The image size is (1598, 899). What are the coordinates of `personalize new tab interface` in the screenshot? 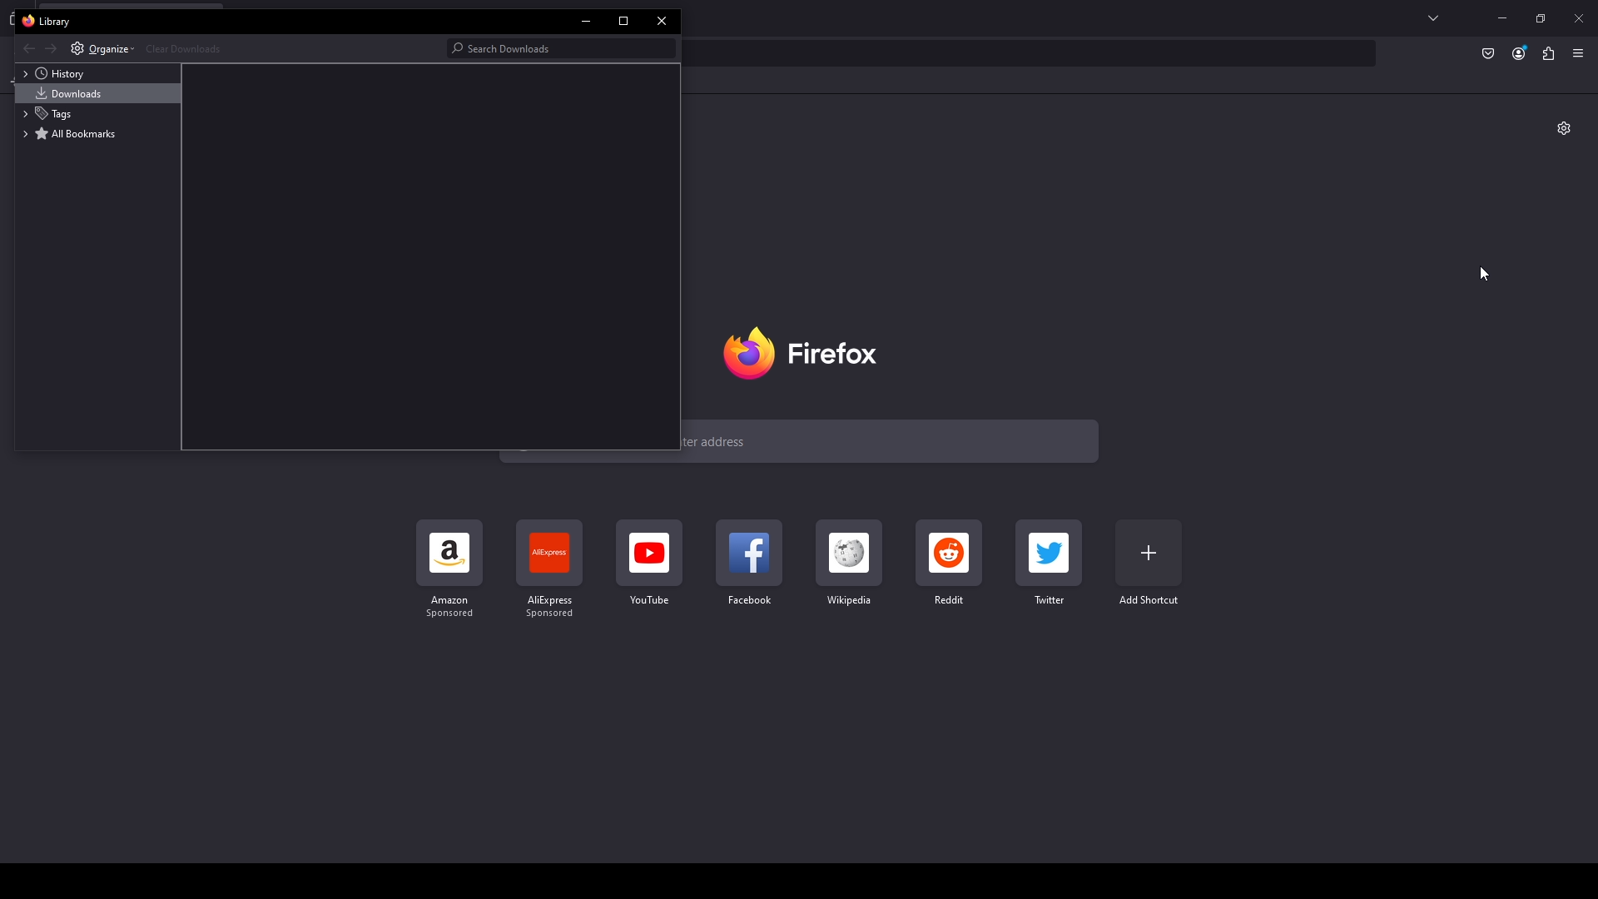 It's located at (1565, 128).